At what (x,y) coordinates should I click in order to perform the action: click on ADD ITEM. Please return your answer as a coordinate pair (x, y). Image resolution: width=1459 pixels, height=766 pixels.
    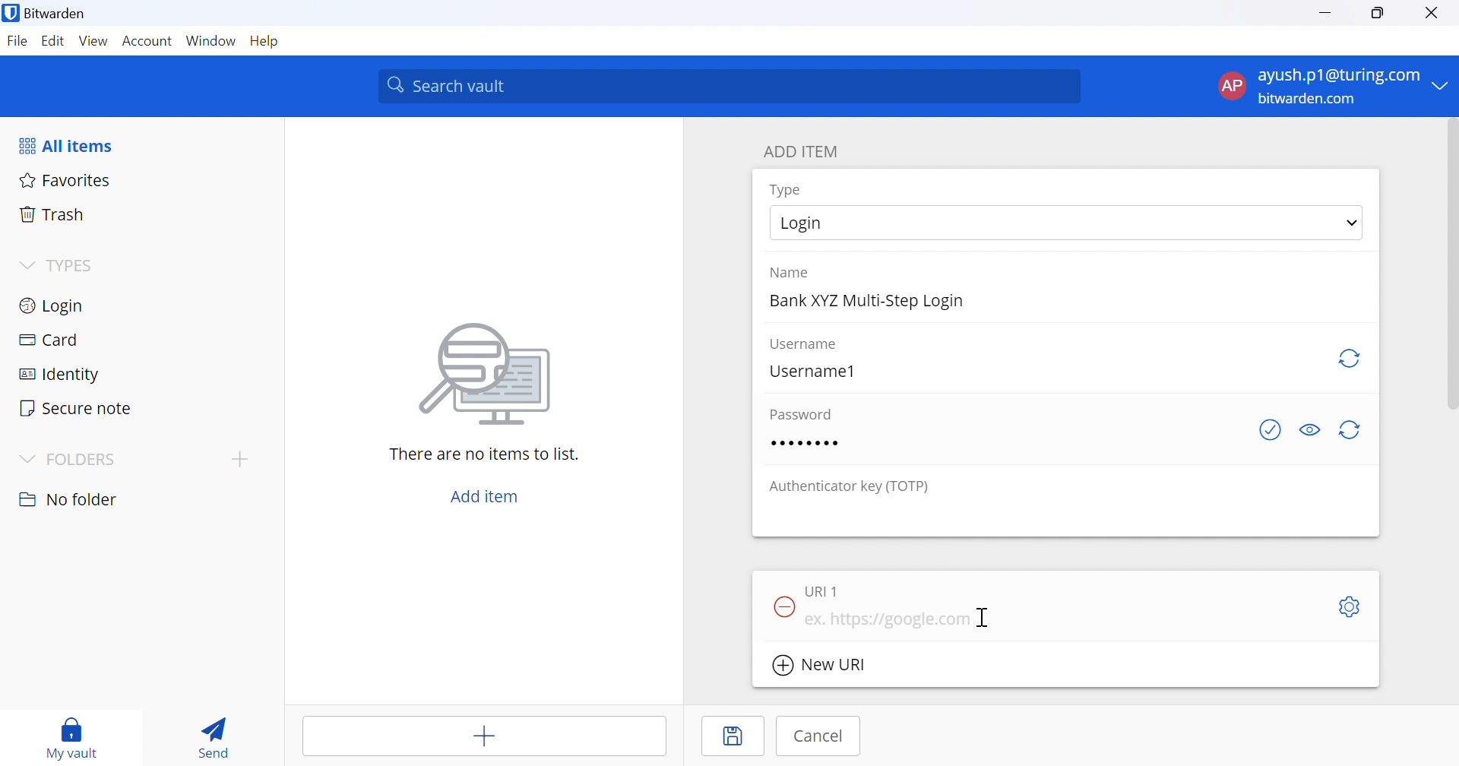
    Looking at the image, I should click on (805, 150).